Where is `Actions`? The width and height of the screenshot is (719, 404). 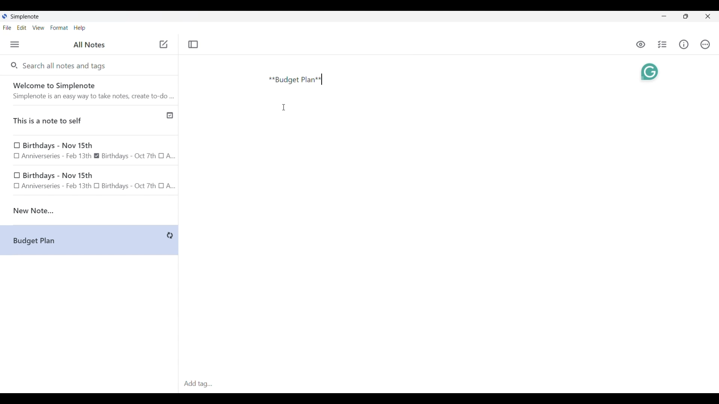
Actions is located at coordinates (705, 45).